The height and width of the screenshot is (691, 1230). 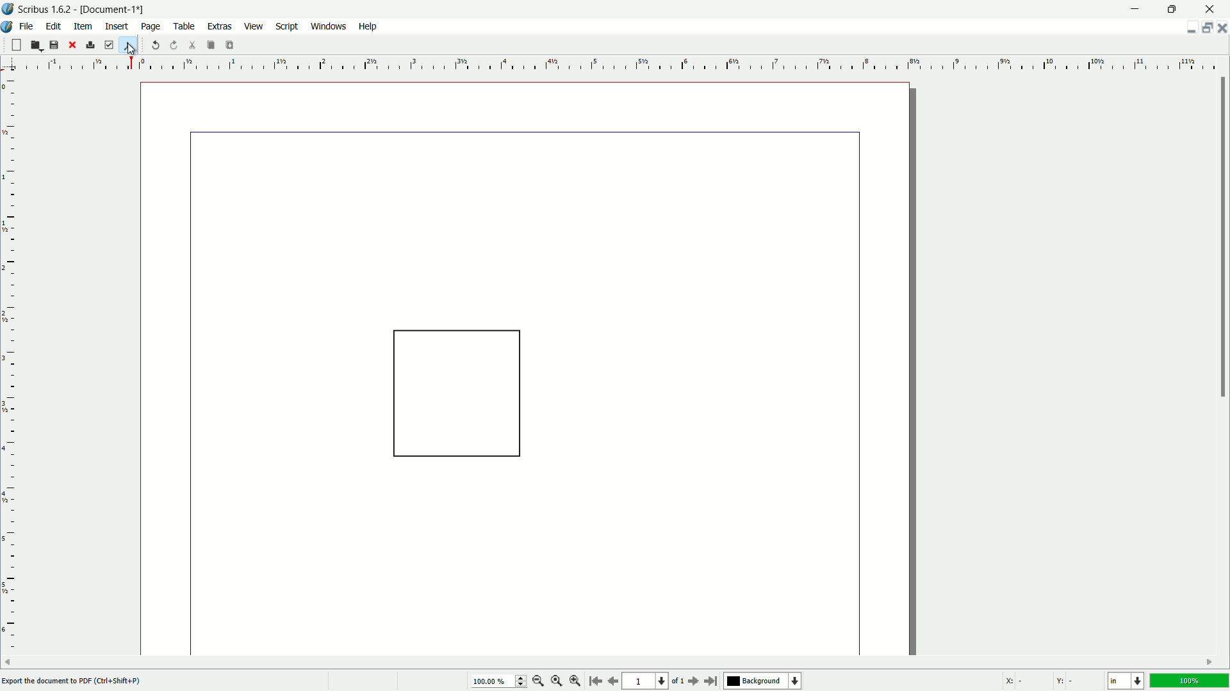 What do you see at coordinates (131, 51) in the screenshot?
I see `cursor` at bounding box center [131, 51].